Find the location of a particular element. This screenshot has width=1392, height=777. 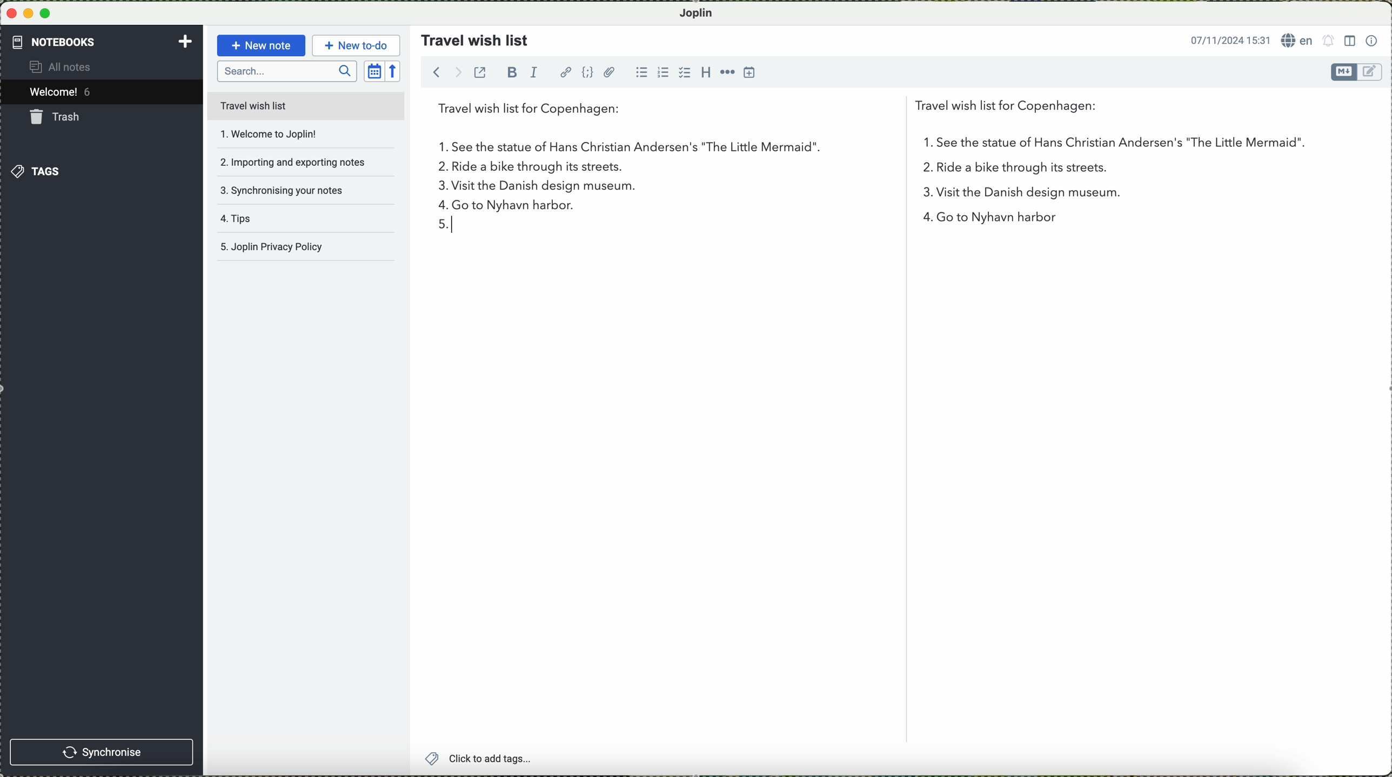

horizontal rule is located at coordinates (726, 72).